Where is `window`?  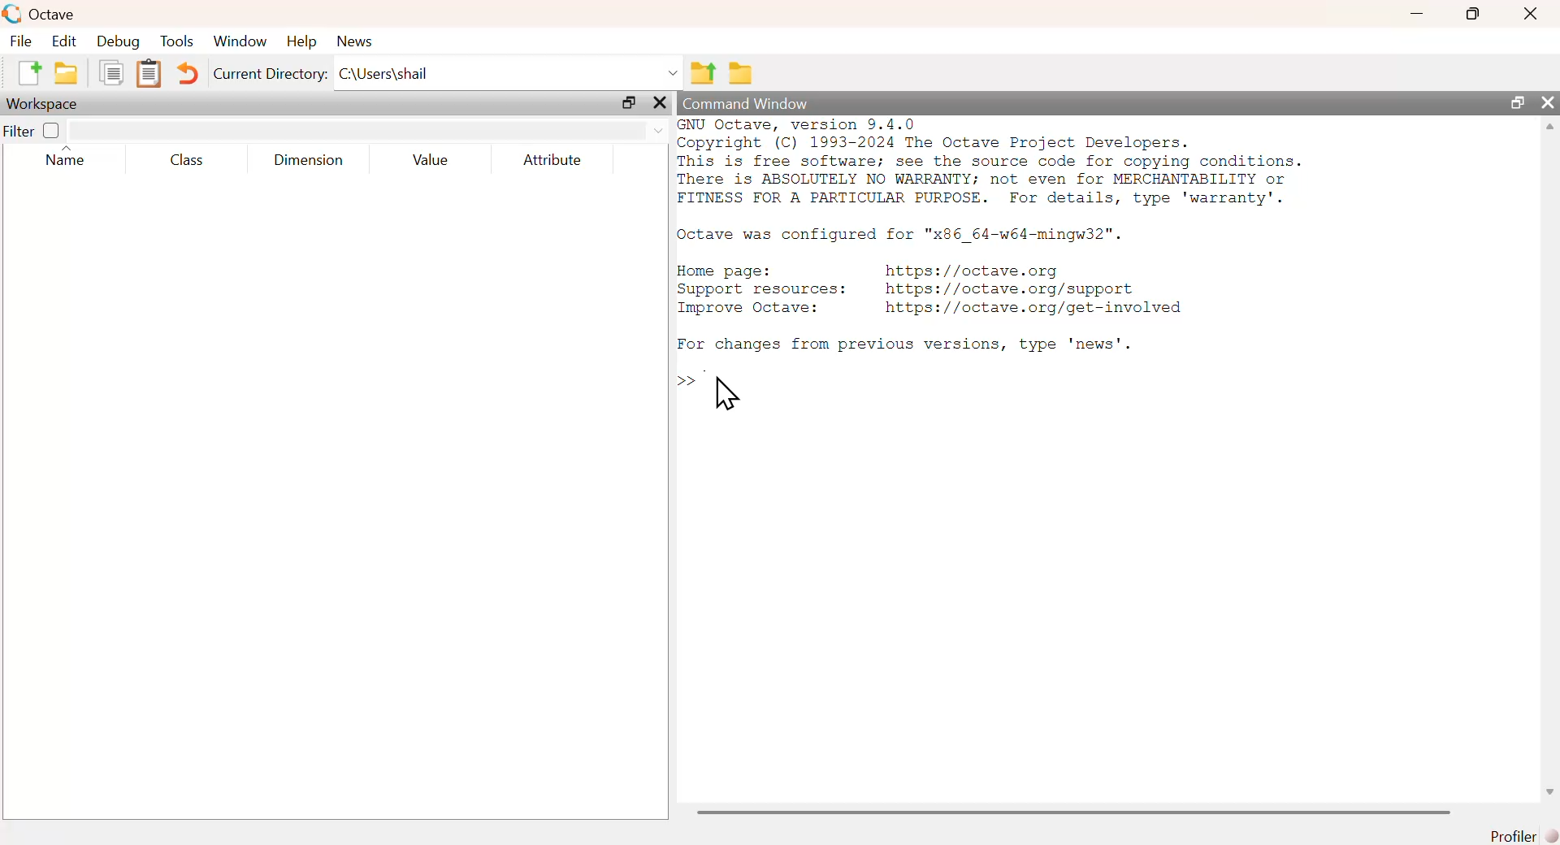
window is located at coordinates (241, 41).